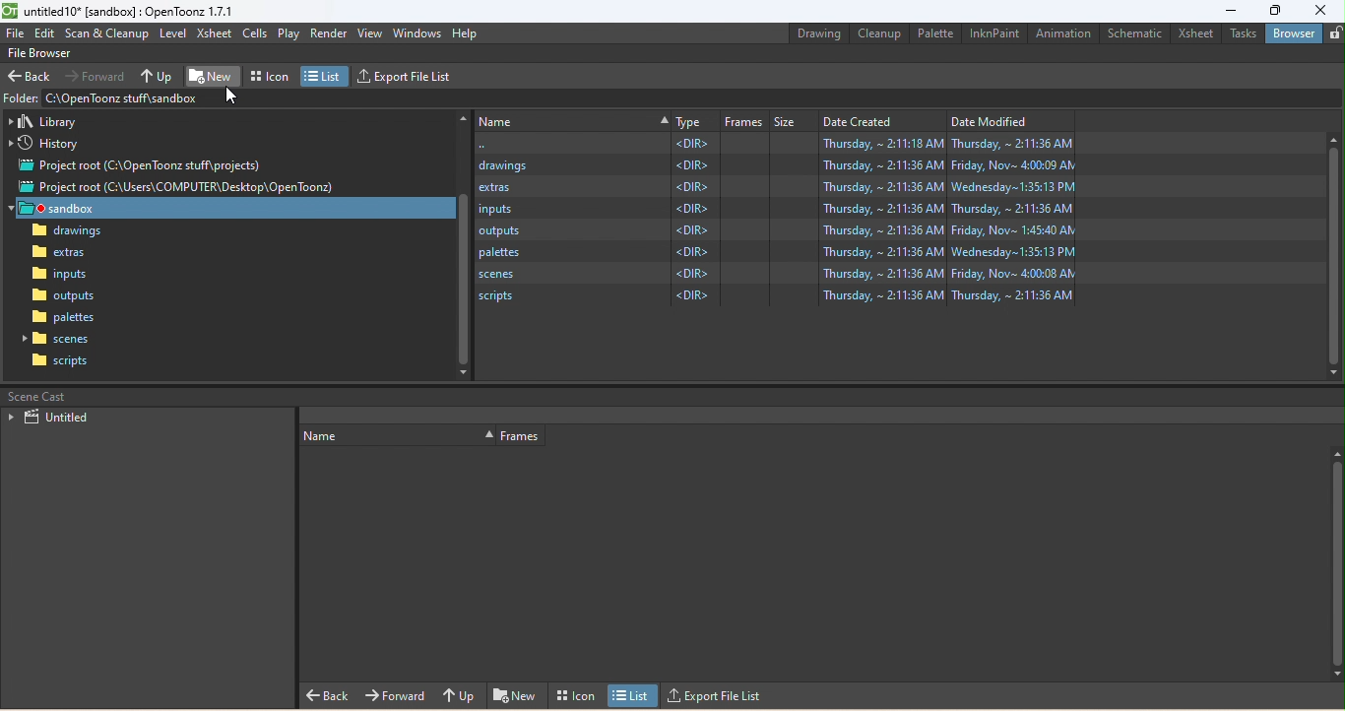 This screenshot has height=711, width=1345. I want to click on Forward, so click(96, 77).